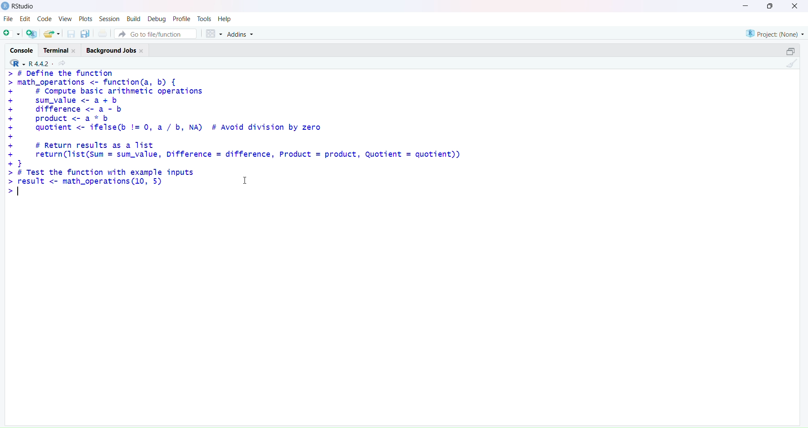 This screenshot has width=808, height=428. What do you see at coordinates (11, 32) in the screenshot?
I see `New File` at bounding box center [11, 32].